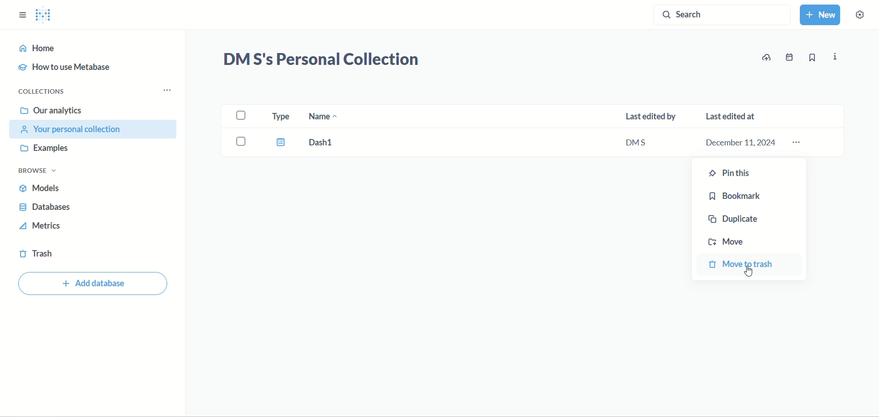 This screenshot has height=417, width=879. What do you see at coordinates (42, 171) in the screenshot?
I see `browse` at bounding box center [42, 171].